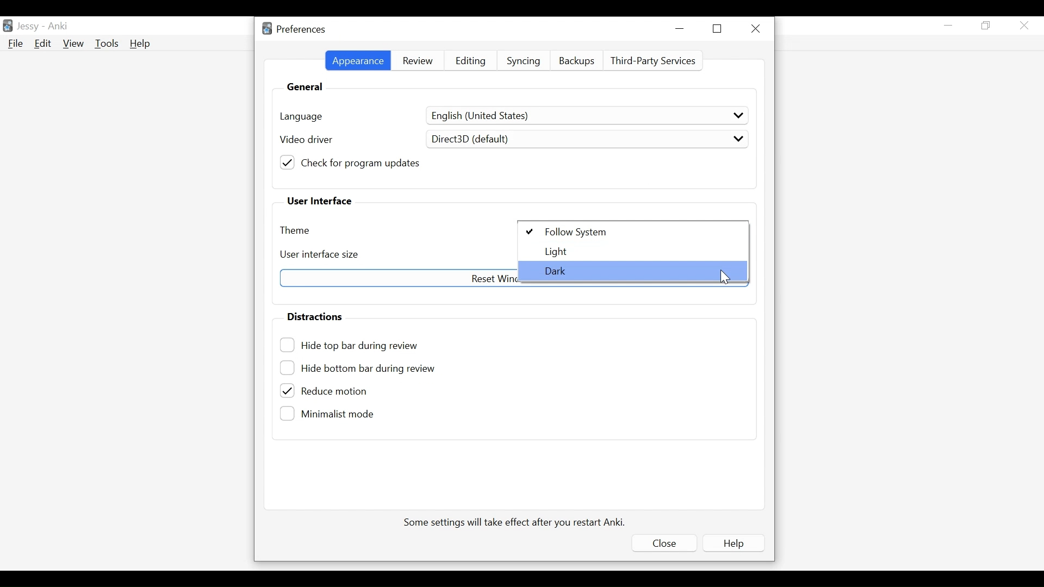  Describe the element at coordinates (949, 25) in the screenshot. I see `minimize` at that location.